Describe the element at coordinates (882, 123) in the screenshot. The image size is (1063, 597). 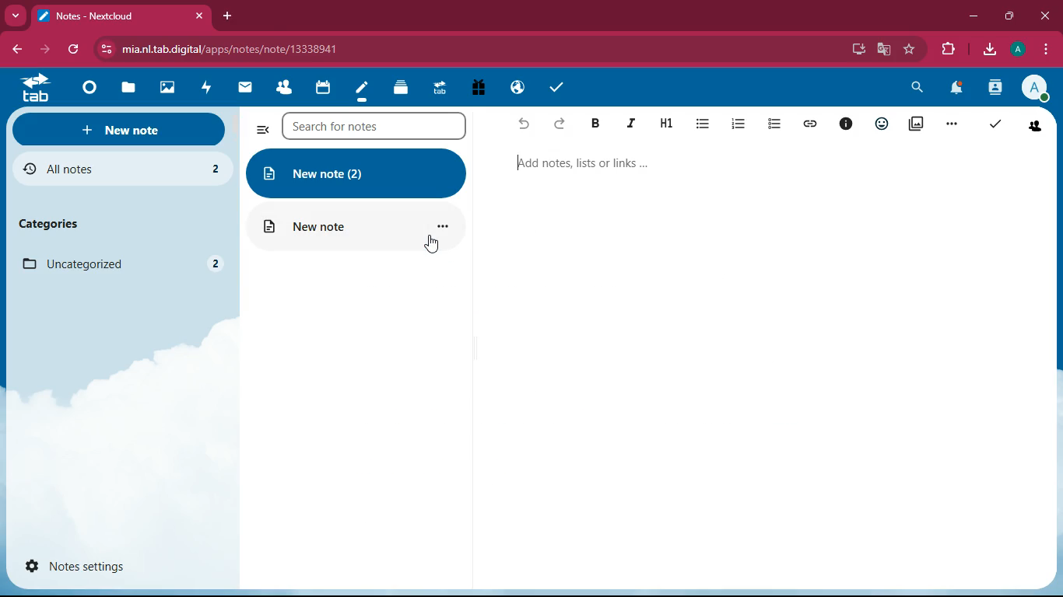
I see `reaction` at that location.